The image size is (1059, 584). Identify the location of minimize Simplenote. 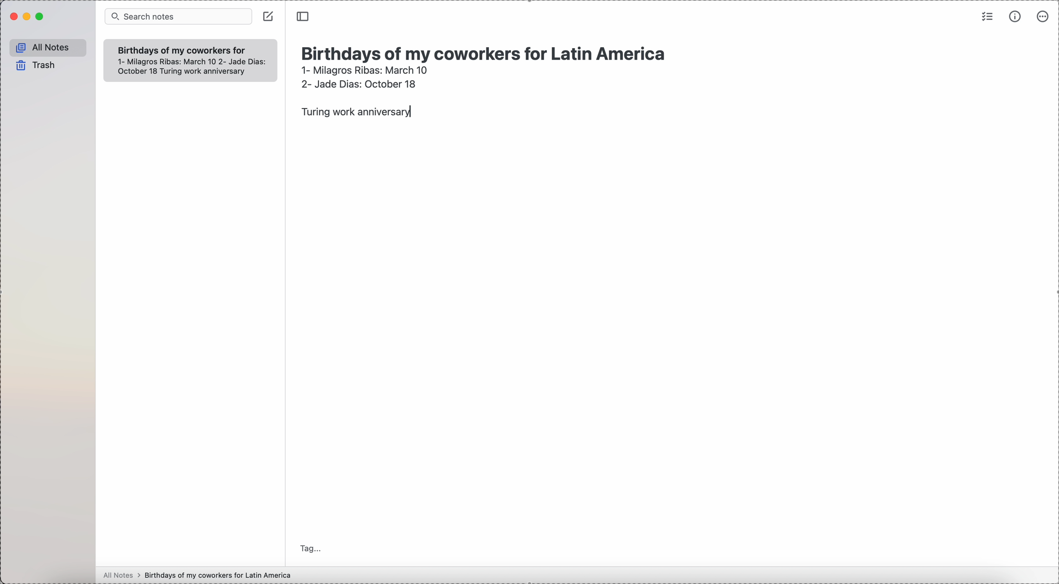
(28, 17).